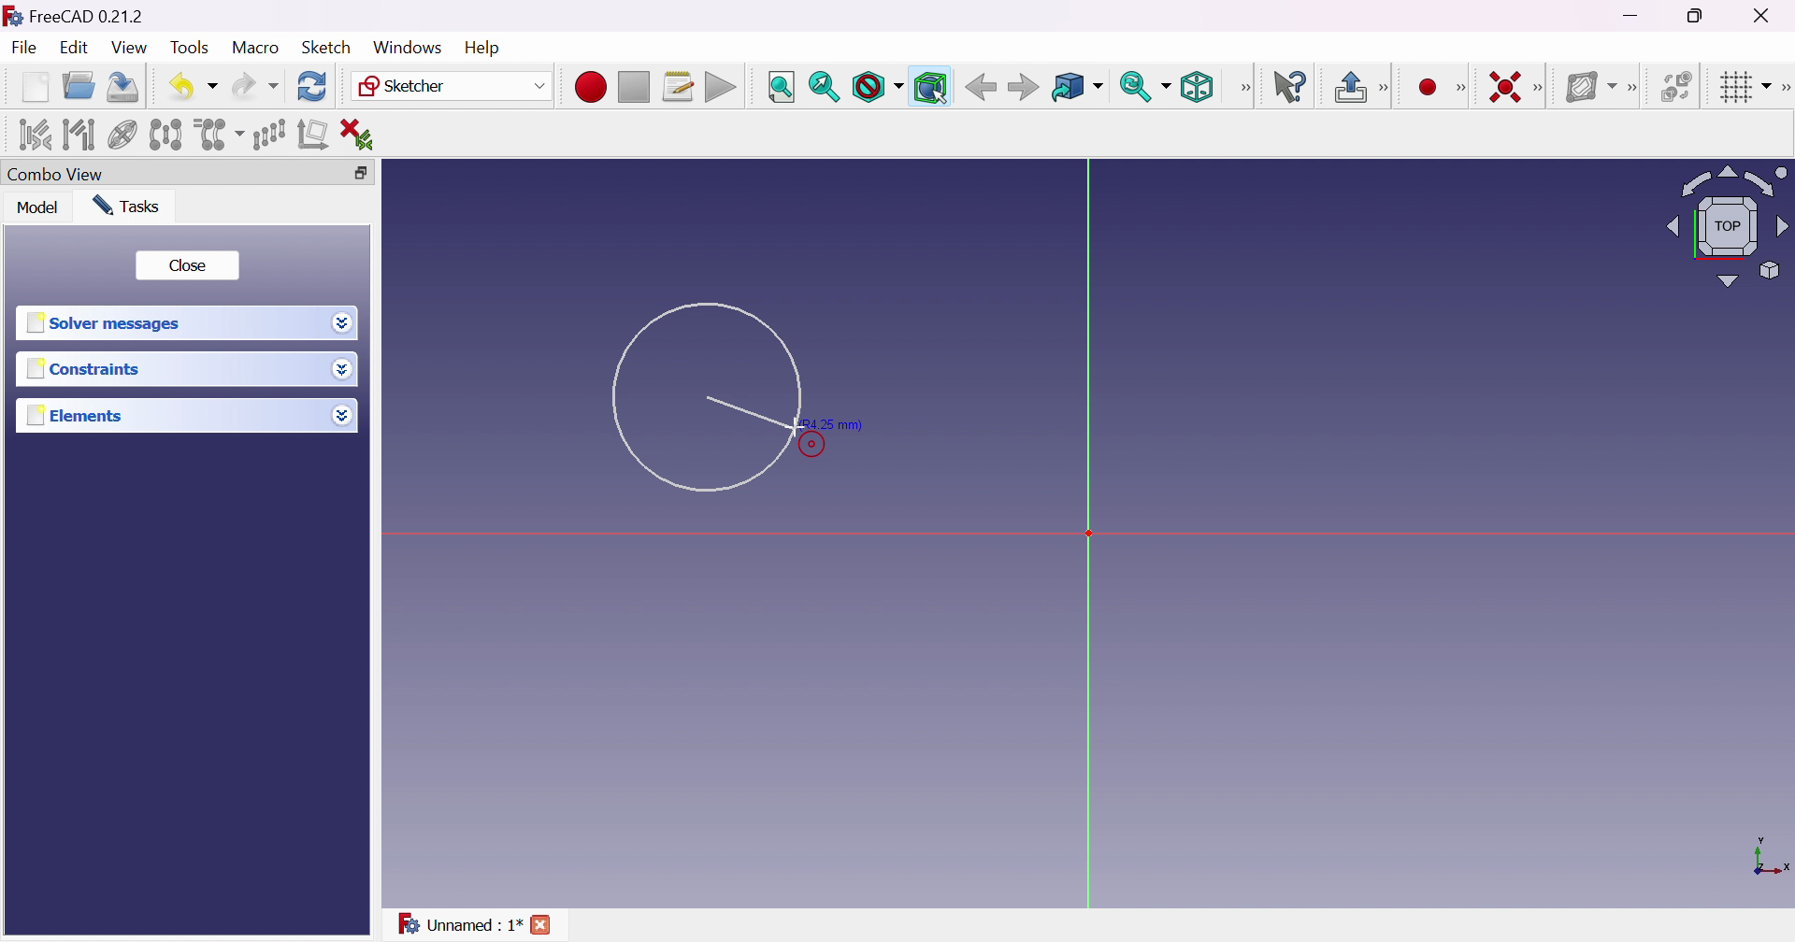 This screenshot has height=942, width=1795. I want to click on Minimize, so click(1631, 16).